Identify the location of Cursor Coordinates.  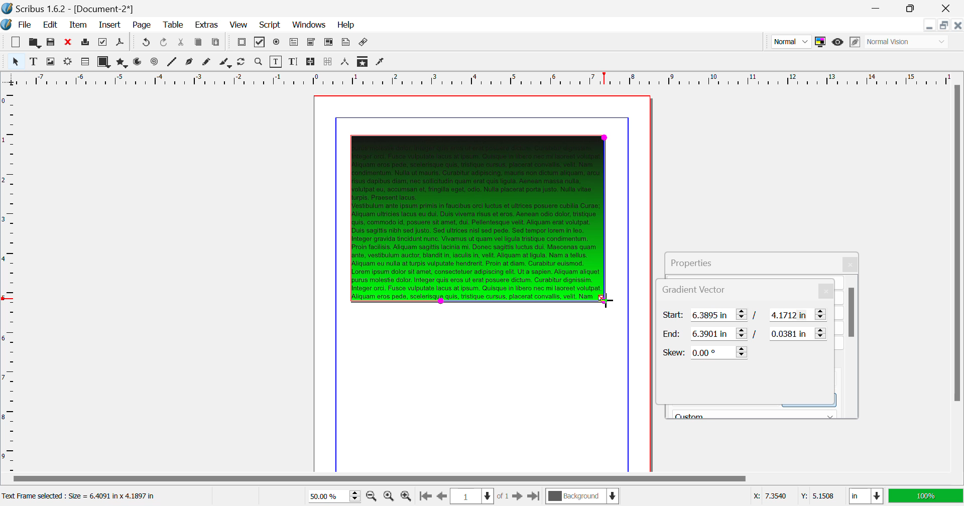
(793, 496).